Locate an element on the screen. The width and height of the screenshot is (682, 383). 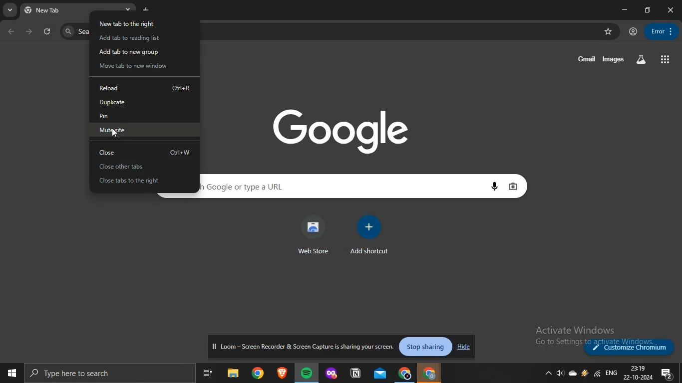
23:9 22-10-2024 is located at coordinates (638, 373).